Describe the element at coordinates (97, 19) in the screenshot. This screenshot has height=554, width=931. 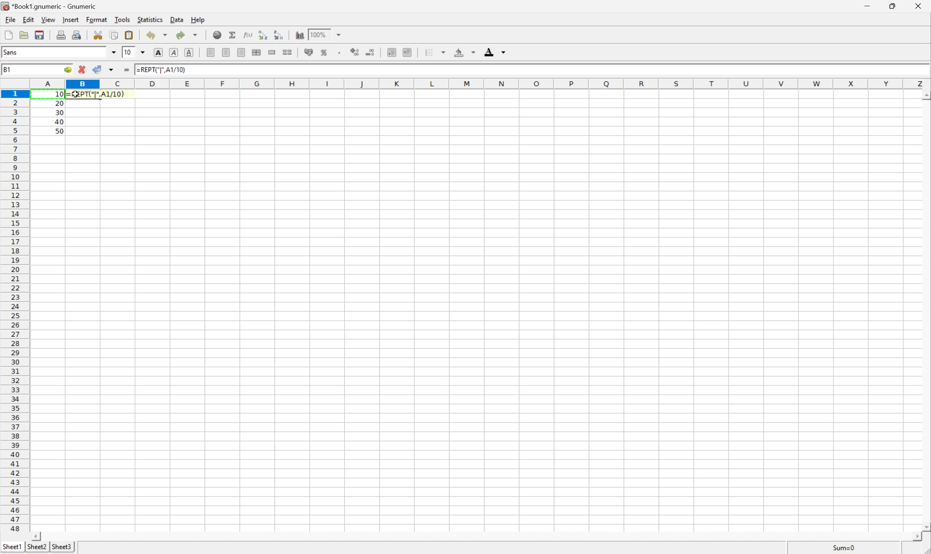
I see `Format` at that location.